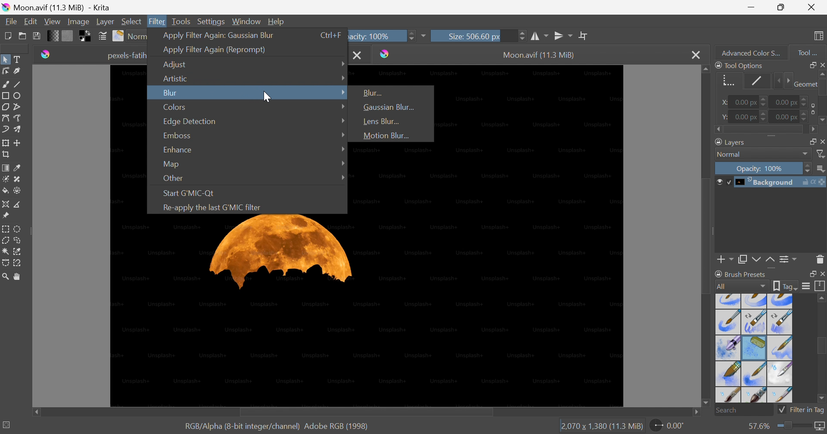  Describe the element at coordinates (821, 427) in the screenshot. I see `Map the displayed canvas size between pixel size and print size. Current mapping: Pixel Size` at that location.